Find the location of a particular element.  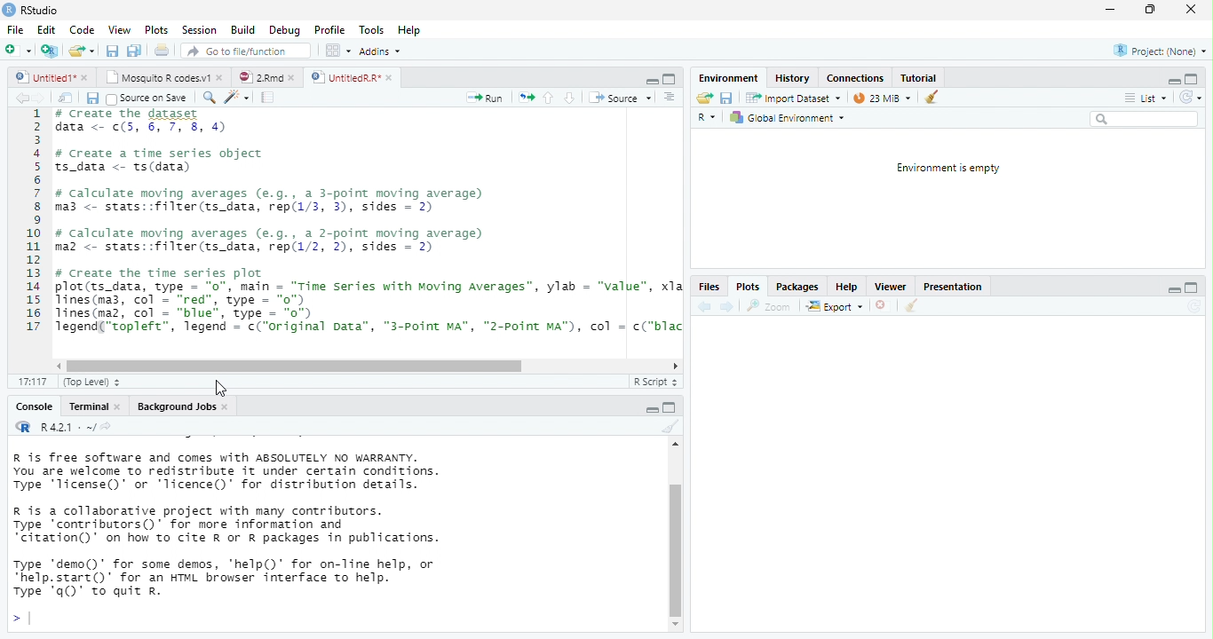

maximize is located at coordinates (653, 410).